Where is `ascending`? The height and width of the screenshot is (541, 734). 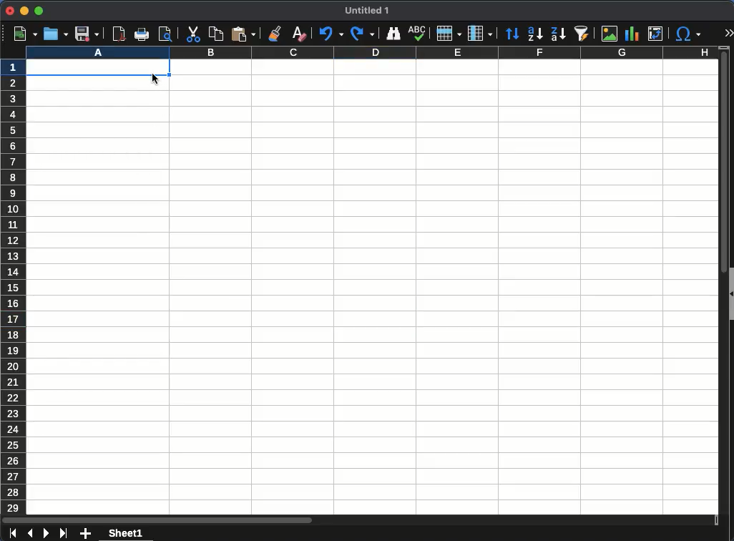 ascending is located at coordinates (534, 35).